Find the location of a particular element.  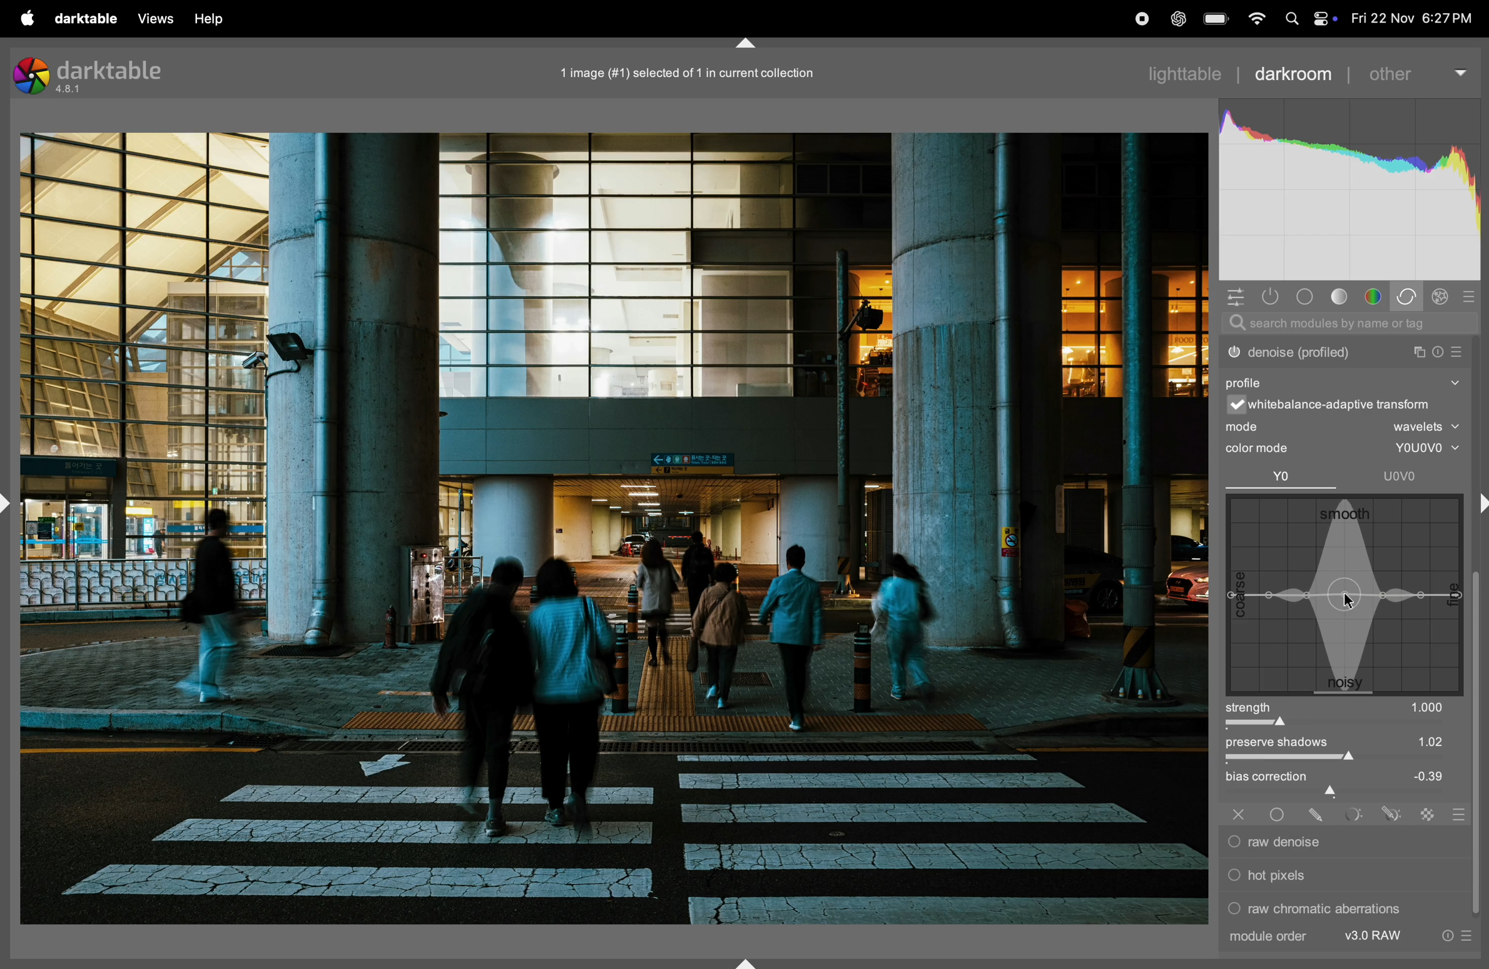

denoise is located at coordinates (1324, 352).